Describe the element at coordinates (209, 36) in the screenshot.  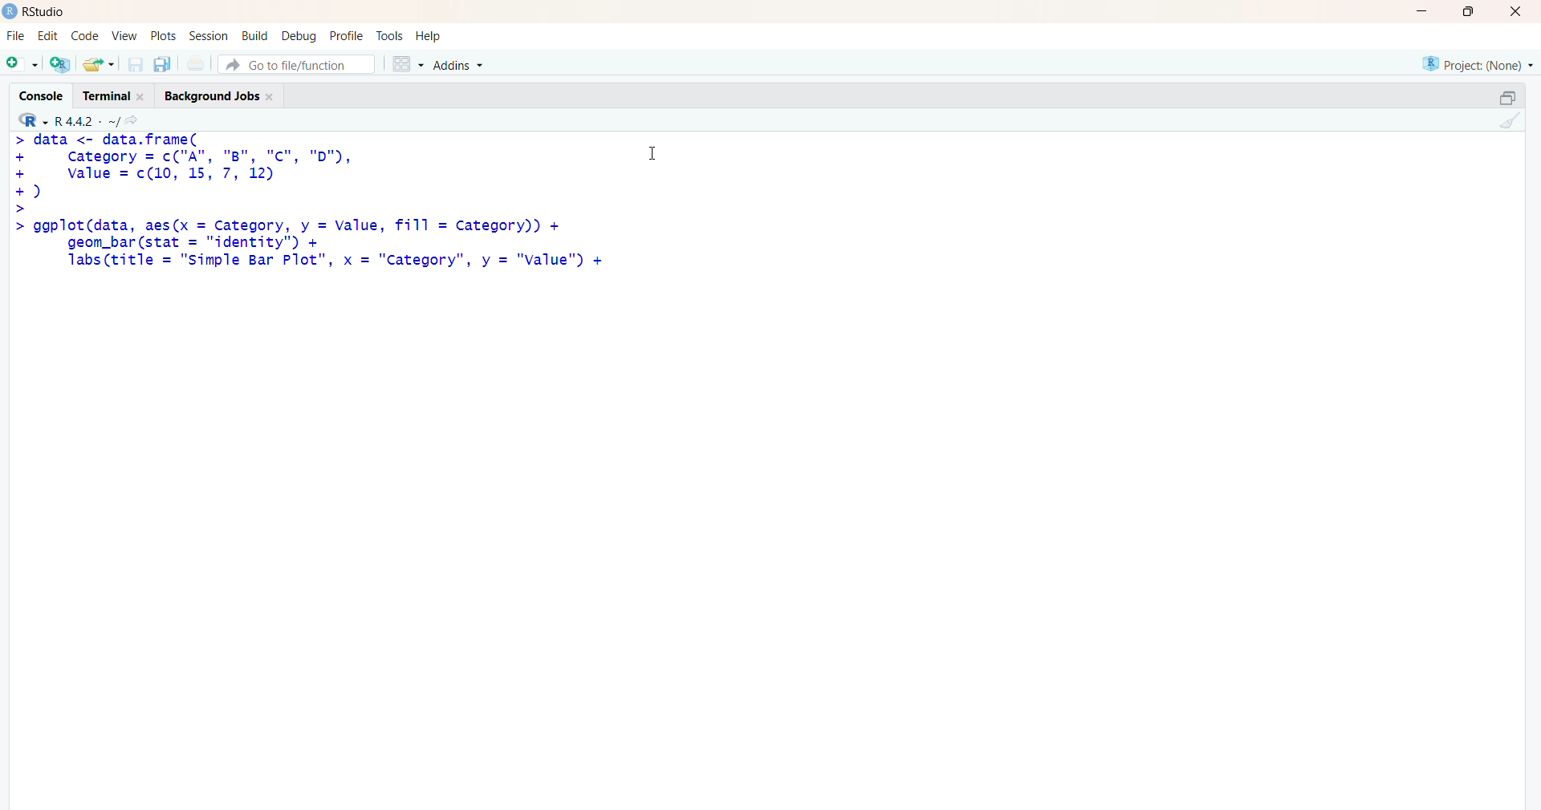
I see `Session` at that location.